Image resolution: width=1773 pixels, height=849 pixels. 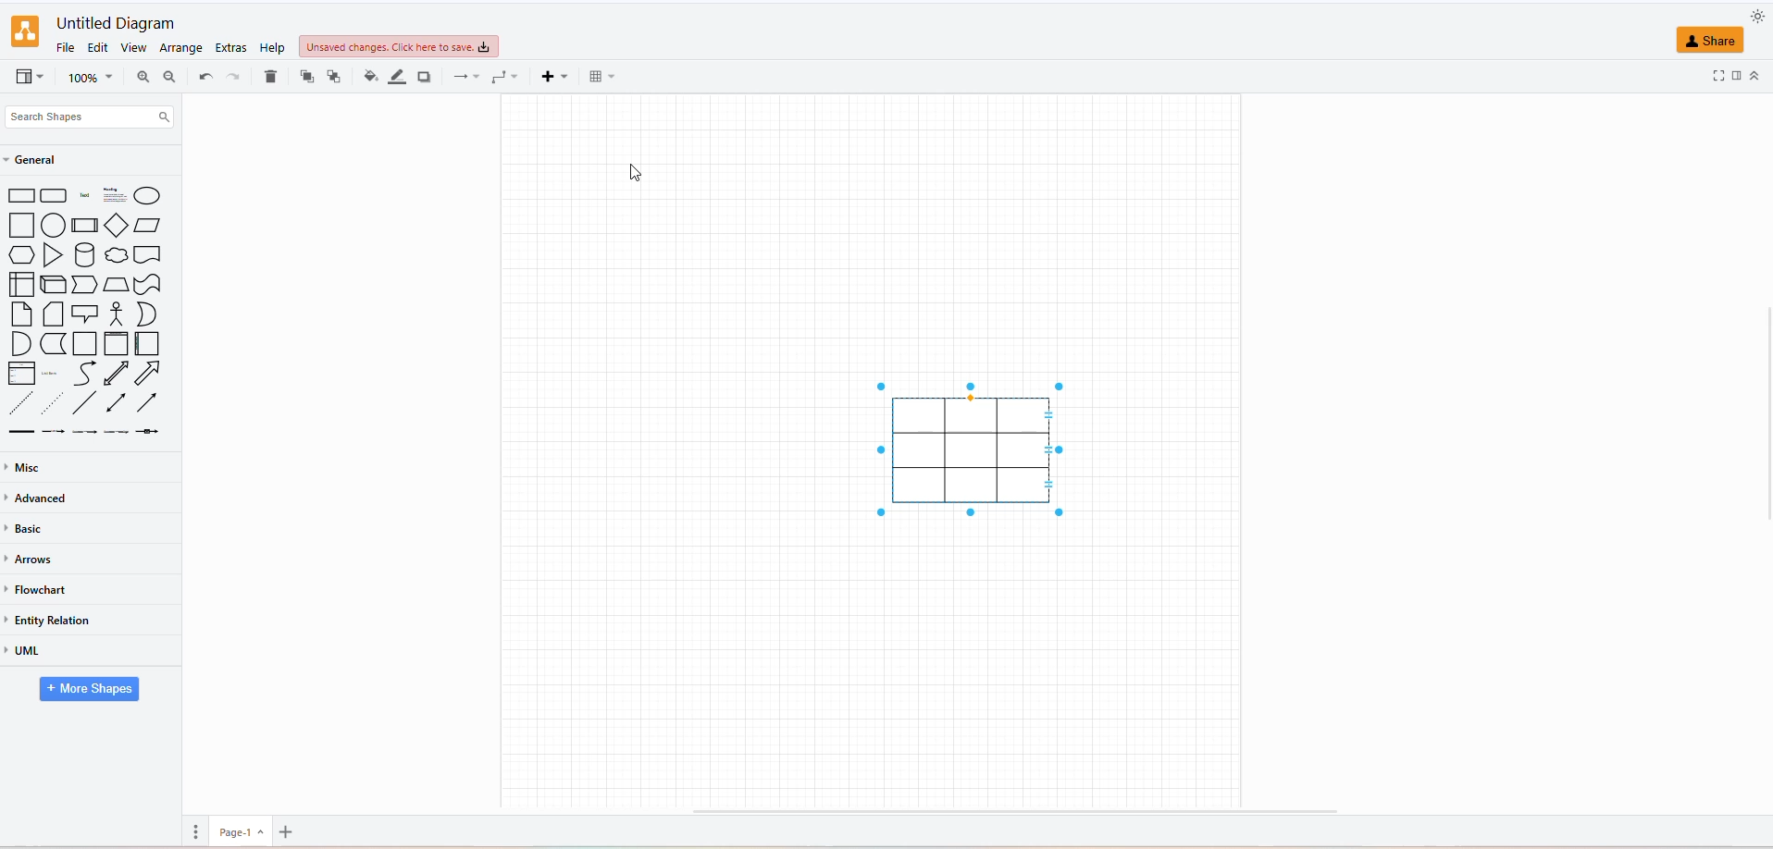 I want to click on table, so click(x=601, y=77).